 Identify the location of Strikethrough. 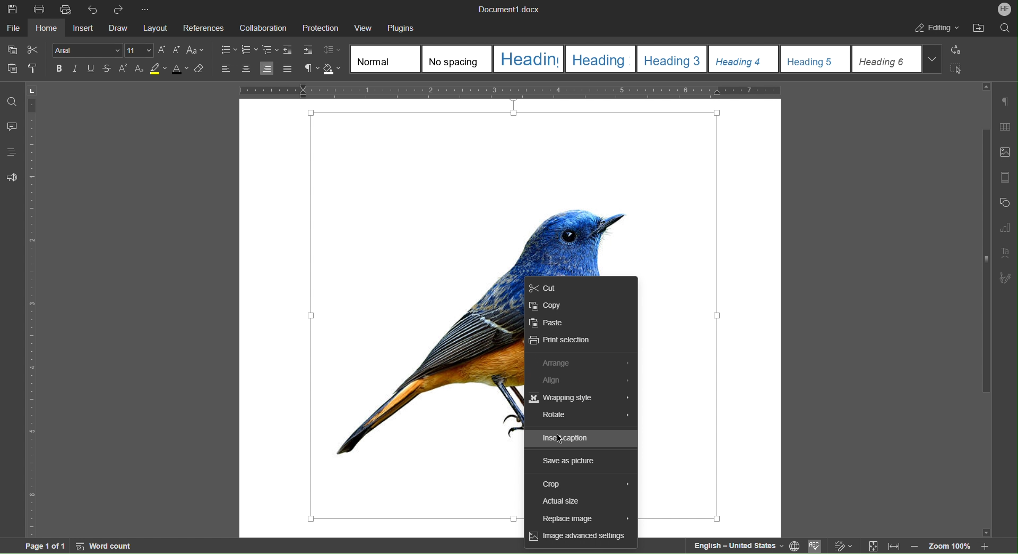
(106, 69).